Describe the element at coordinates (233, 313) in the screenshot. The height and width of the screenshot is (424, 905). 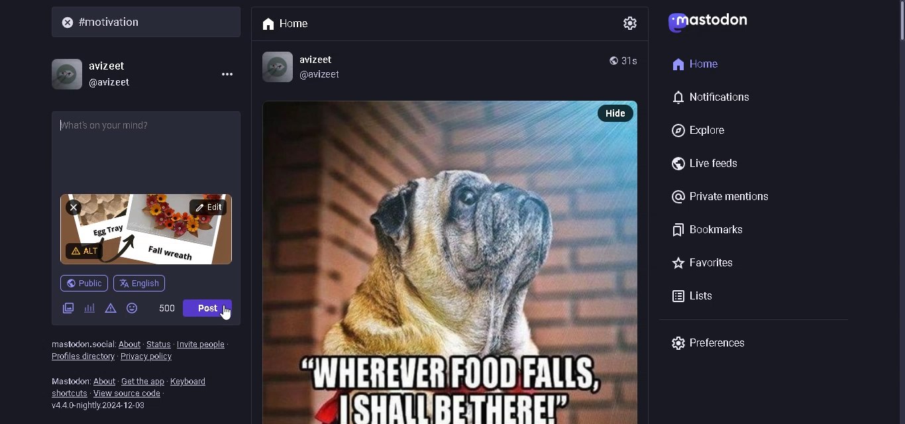
I see `Cursor` at that location.